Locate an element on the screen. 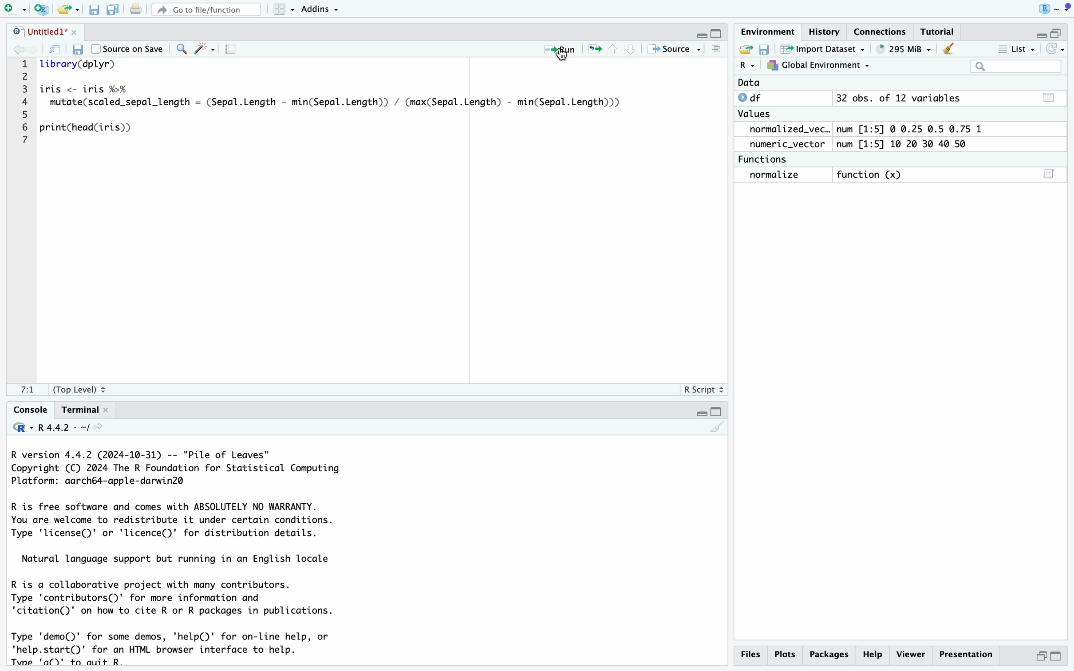 This screenshot has height=671, width=1074. Terminal is located at coordinates (83, 409).